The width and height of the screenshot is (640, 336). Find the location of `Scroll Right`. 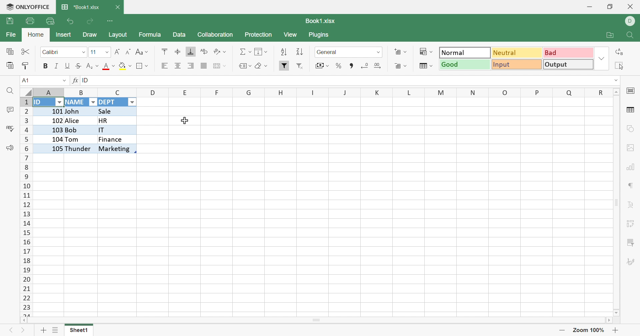

Scroll Right is located at coordinates (608, 320).